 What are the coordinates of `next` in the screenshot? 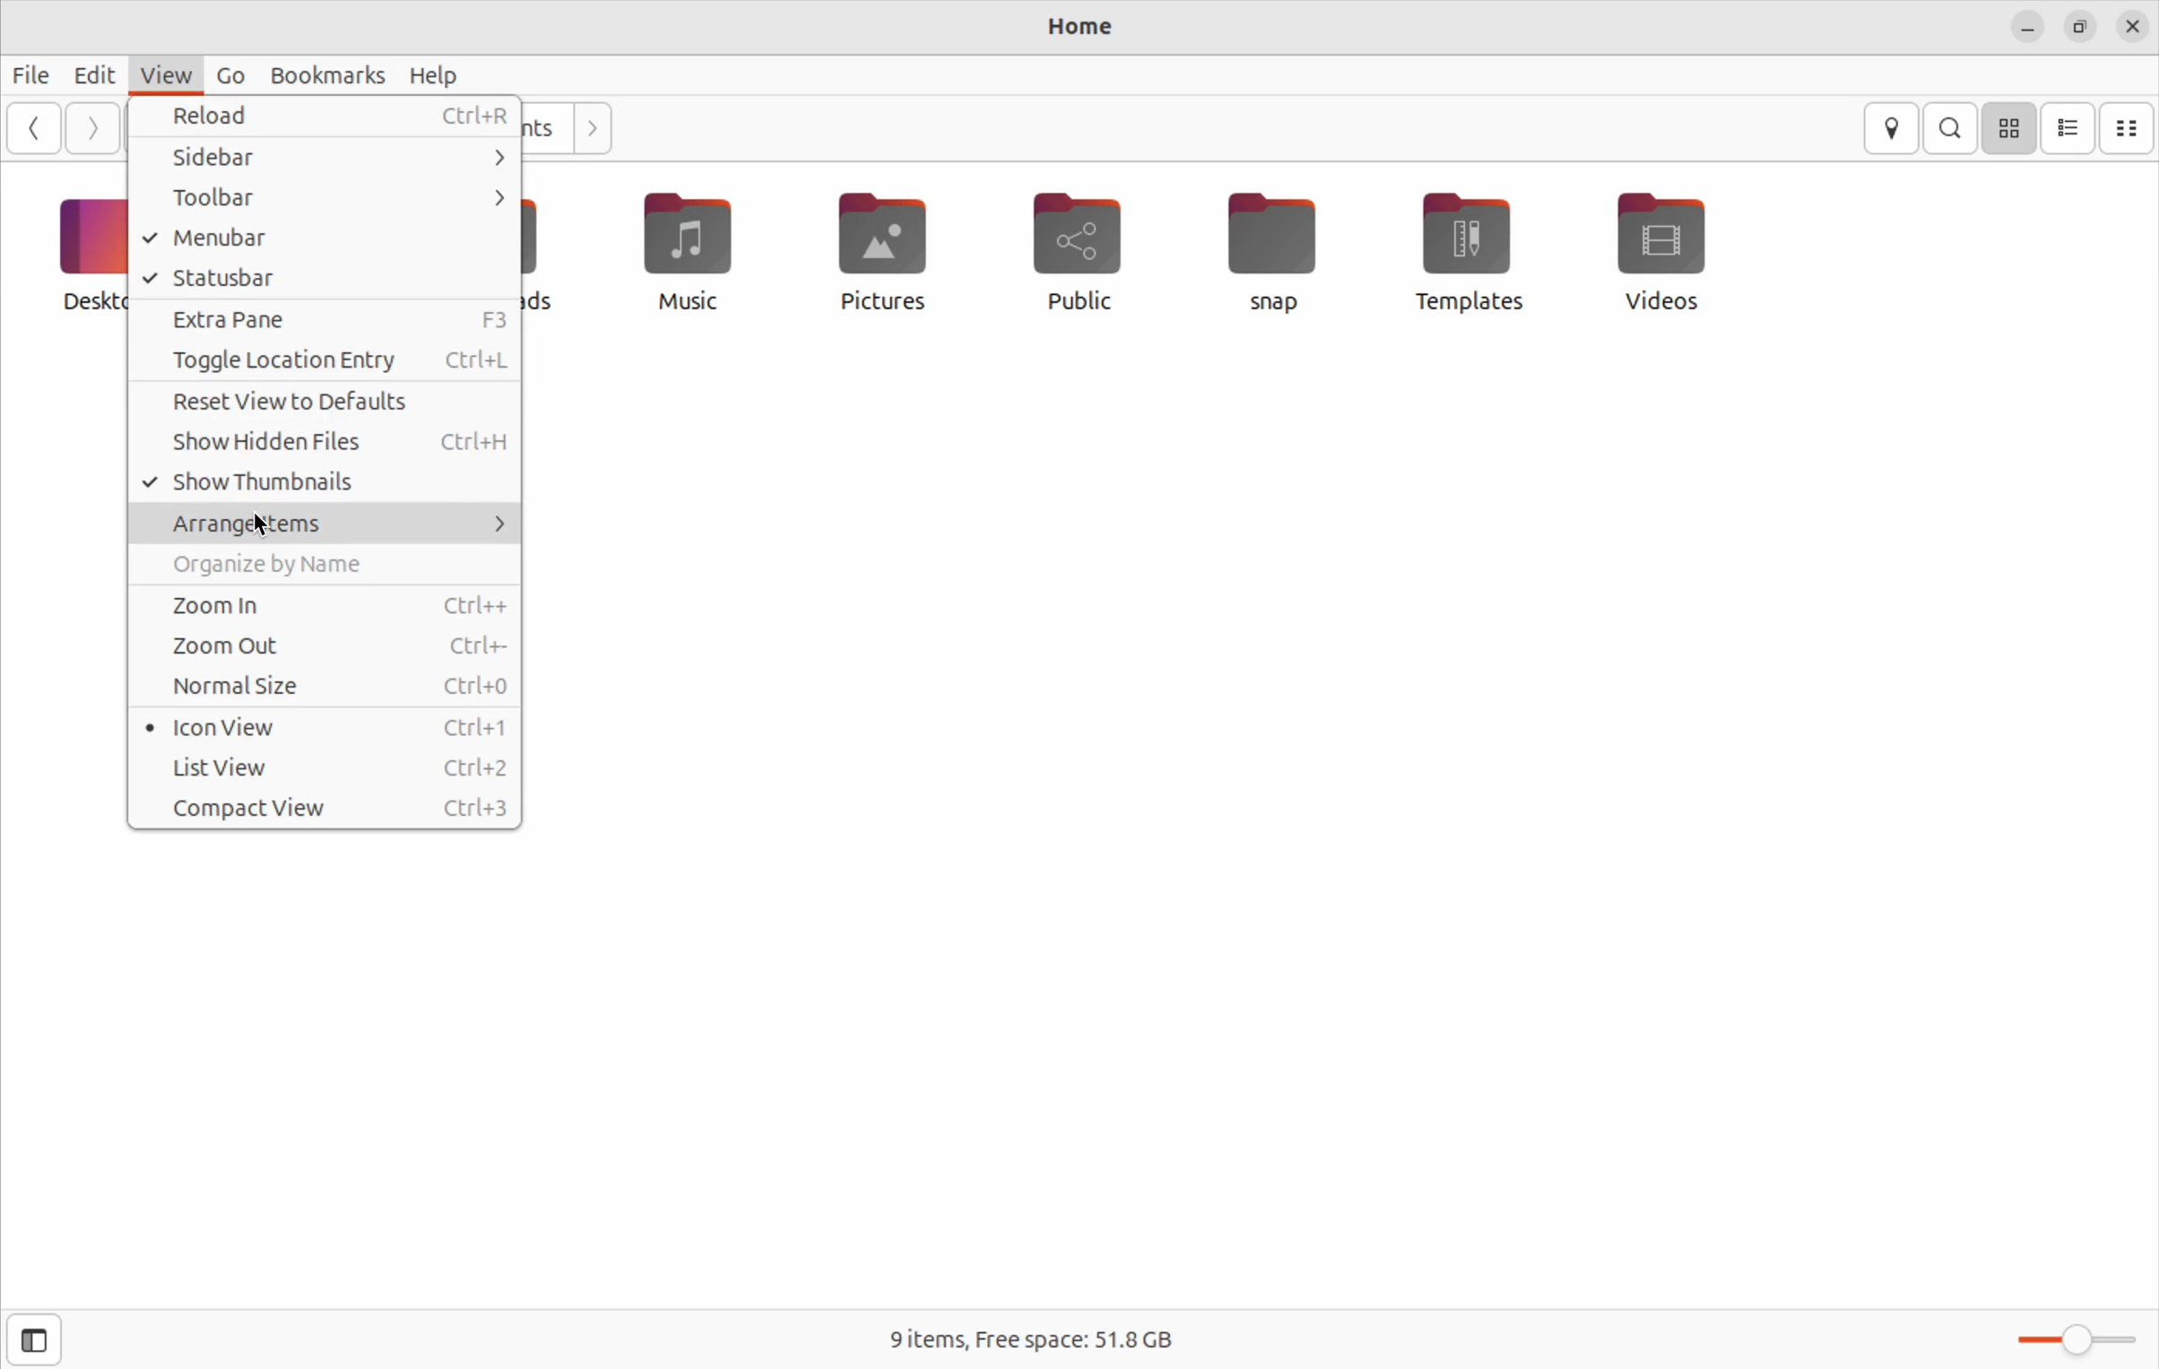 It's located at (590, 128).